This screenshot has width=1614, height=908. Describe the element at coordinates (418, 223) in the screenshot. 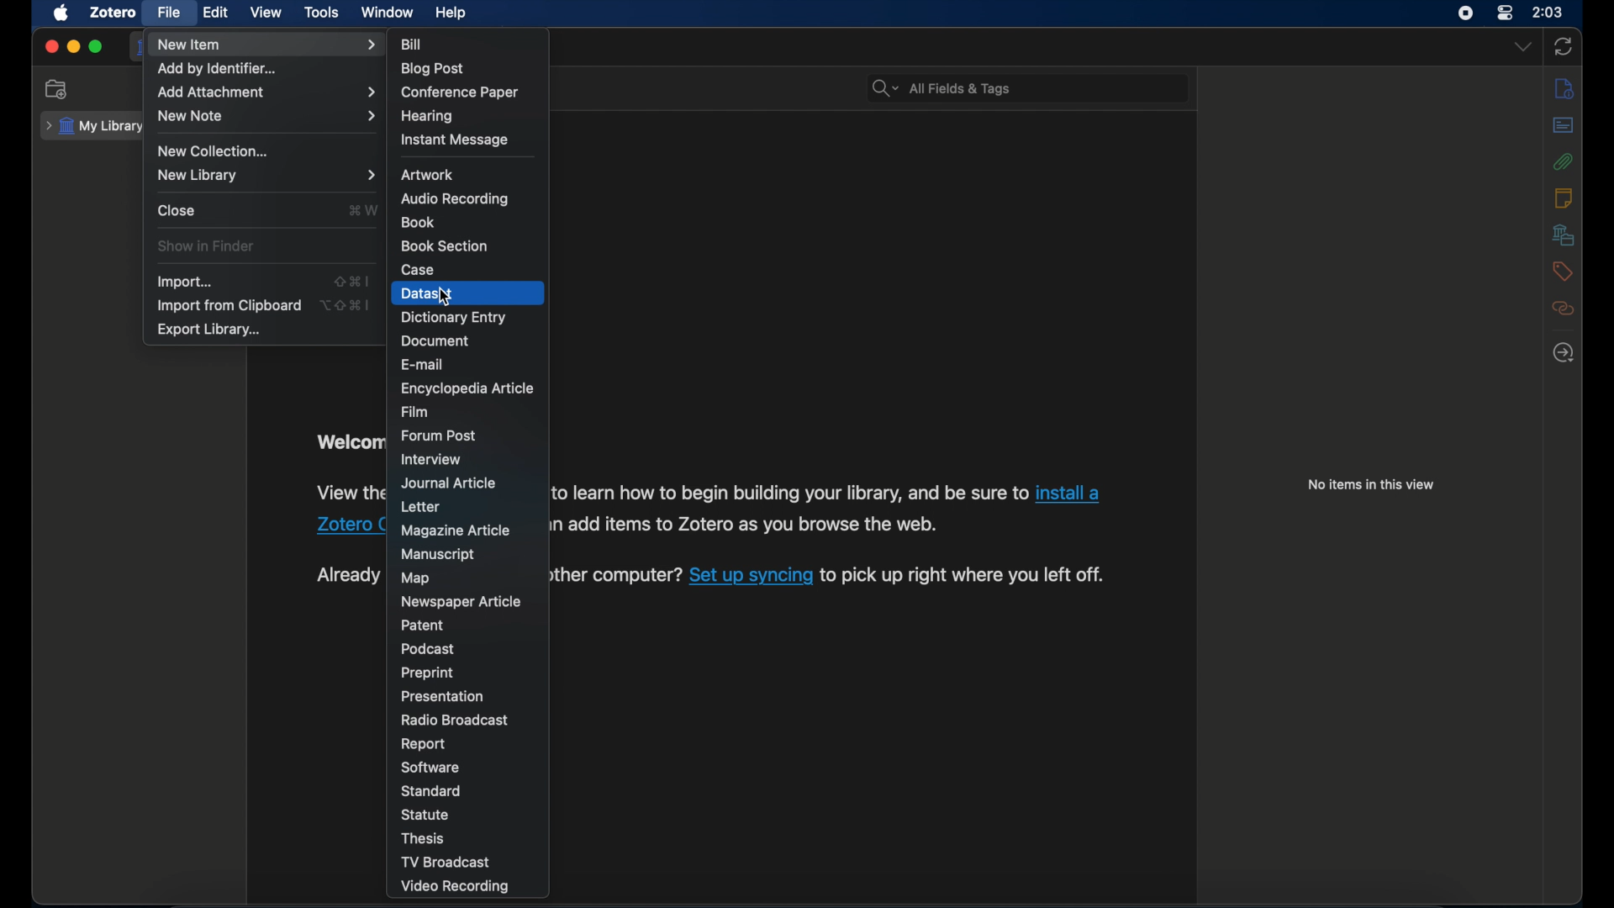

I see `book` at that location.